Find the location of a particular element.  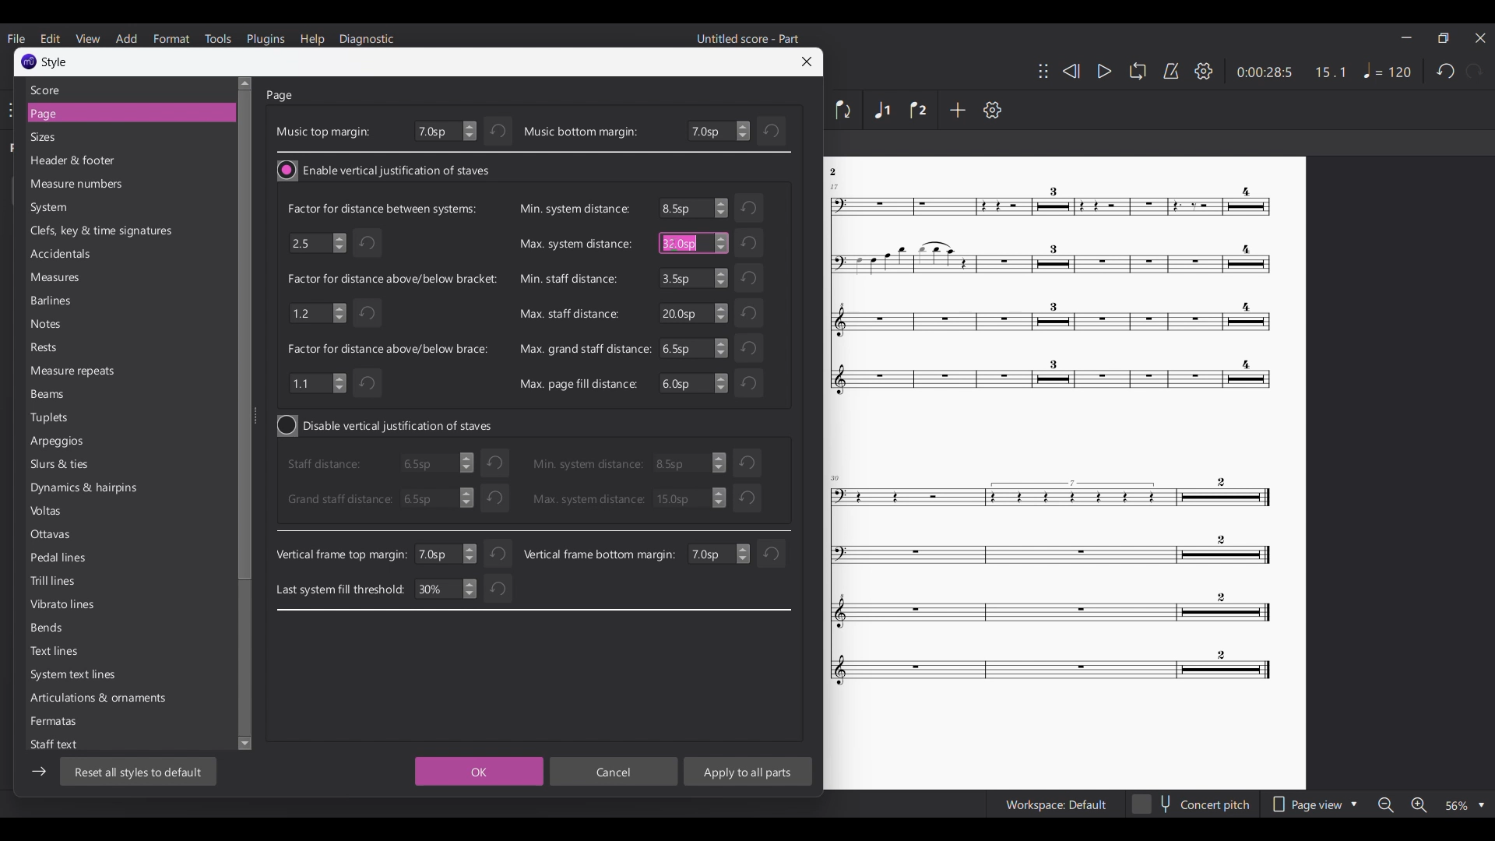

Undo is located at coordinates (747, 382).